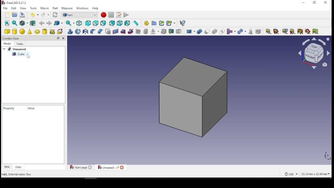 The height and width of the screenshot is (188, 334). Describe the element at coordinates (45, 15) in the screenshot. I see `redo` at that location.